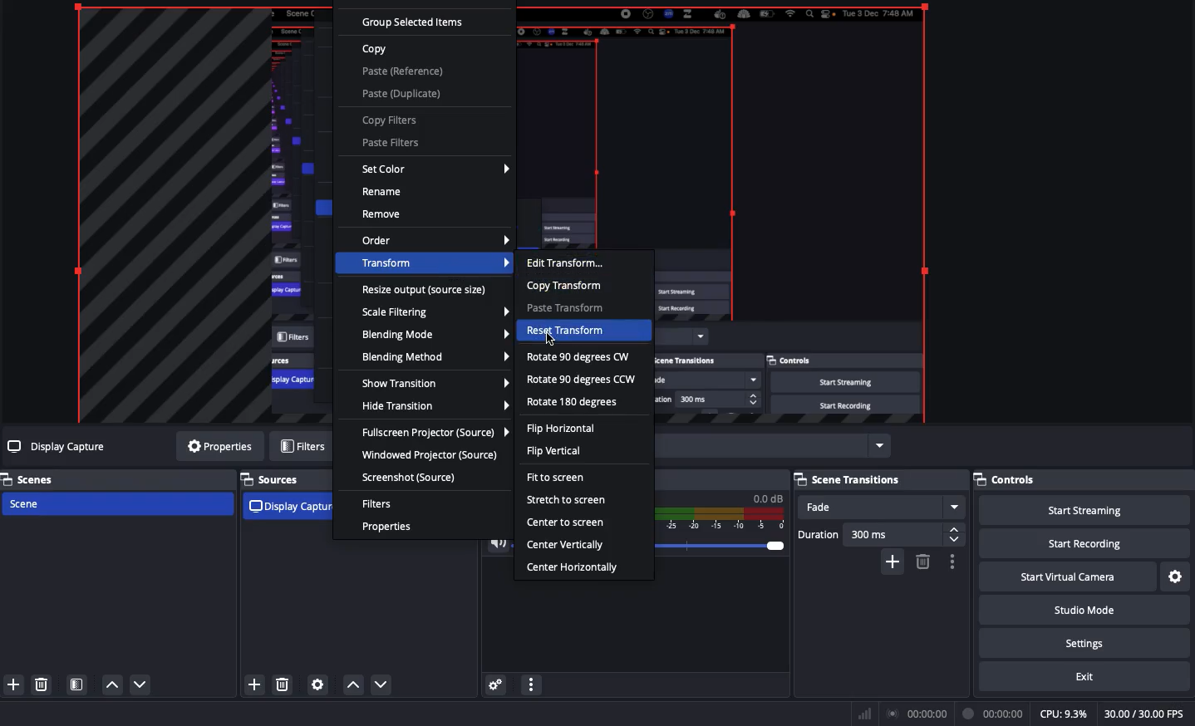 The image size is (1195, 726). I want to click on Display capture, so click(293, 506).